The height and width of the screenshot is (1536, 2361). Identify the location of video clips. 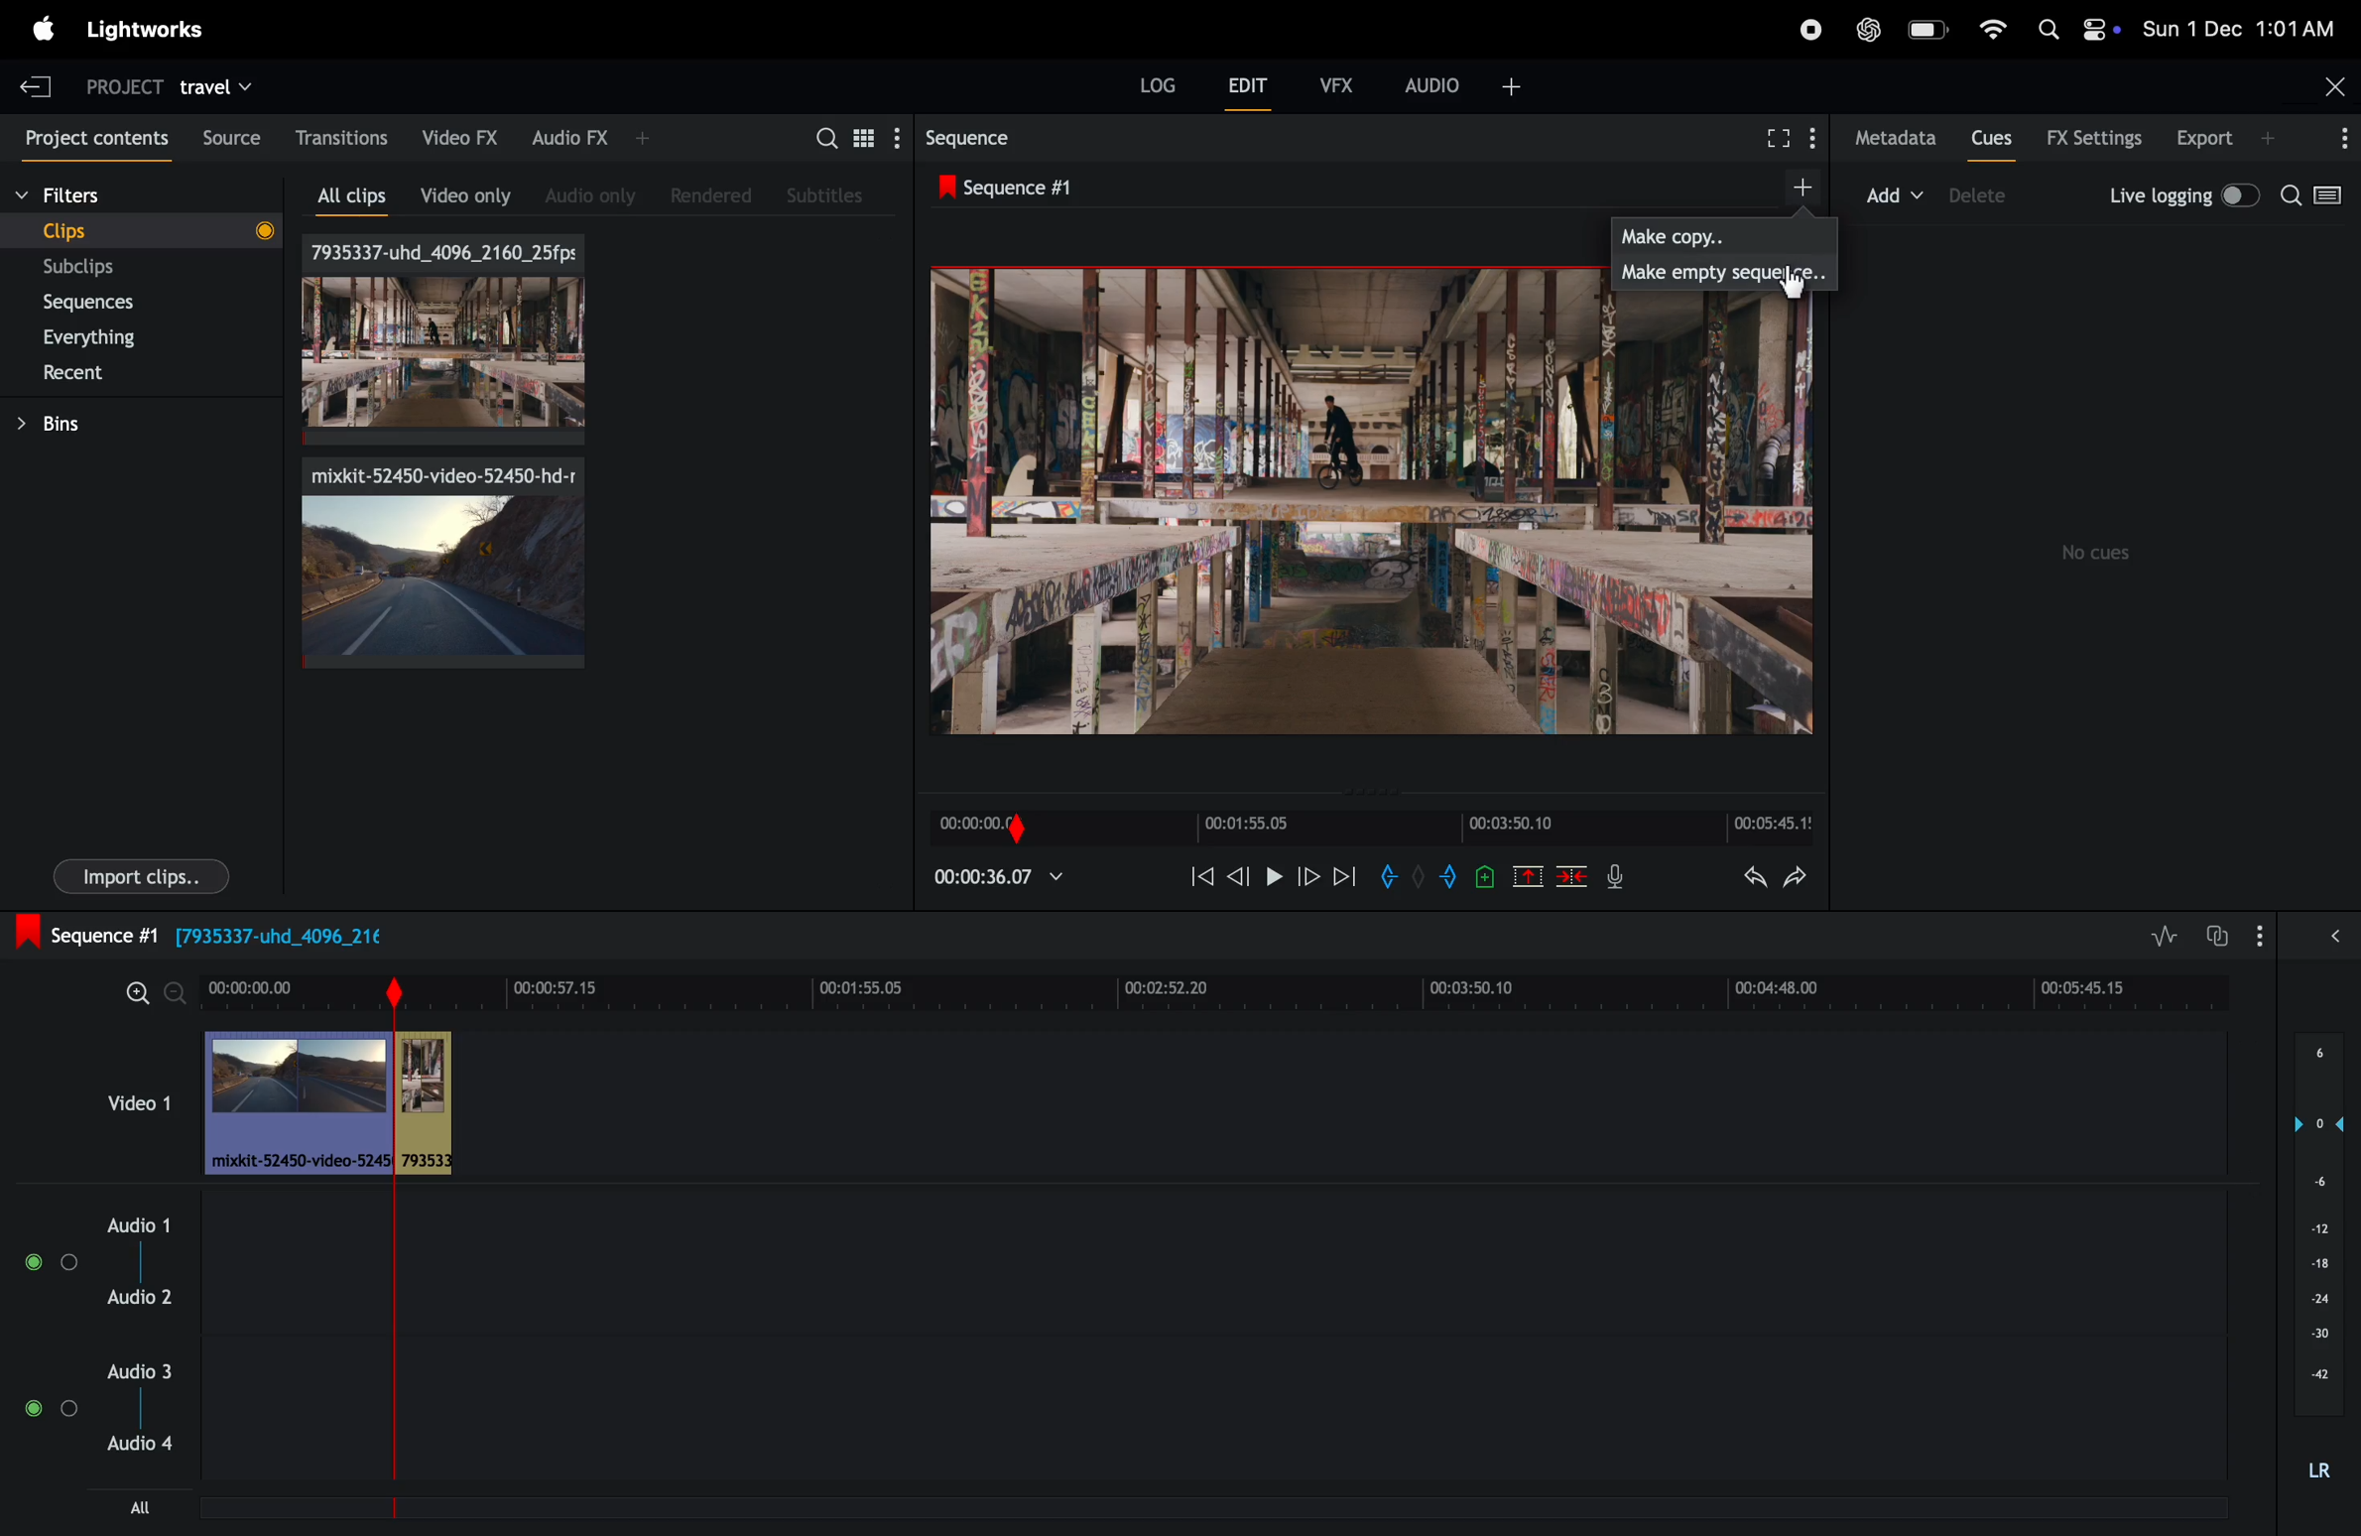
(443, 564).